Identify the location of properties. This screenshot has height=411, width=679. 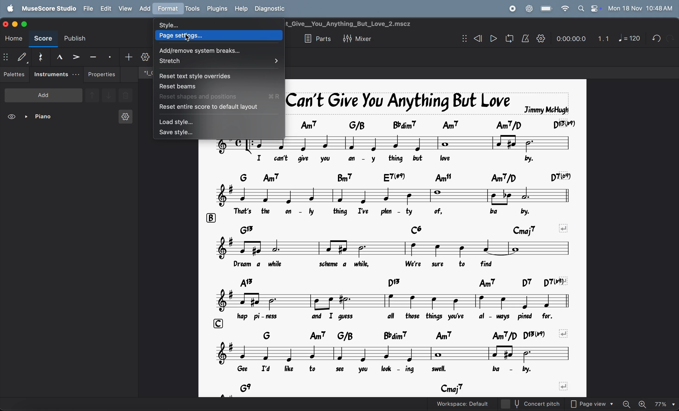
(102, 74).